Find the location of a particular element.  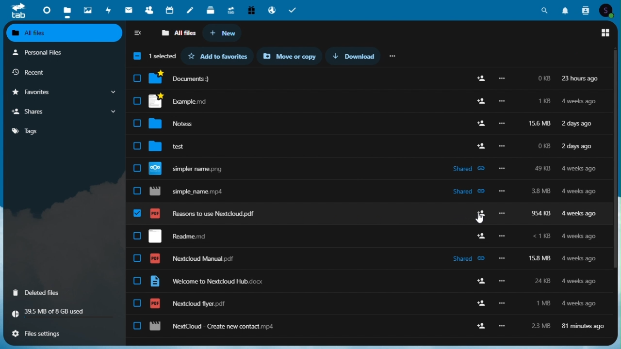

shared is located at coordinates (471, 192).